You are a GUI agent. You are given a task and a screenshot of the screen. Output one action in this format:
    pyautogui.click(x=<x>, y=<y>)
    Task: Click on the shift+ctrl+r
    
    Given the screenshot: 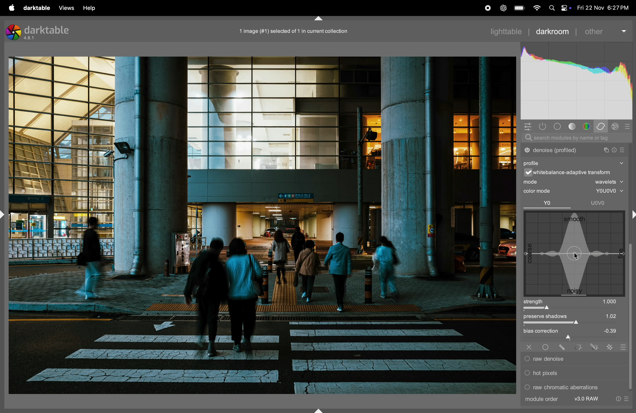 What is the action you would take?
    pyautogui.click(x=632, y=214)
    